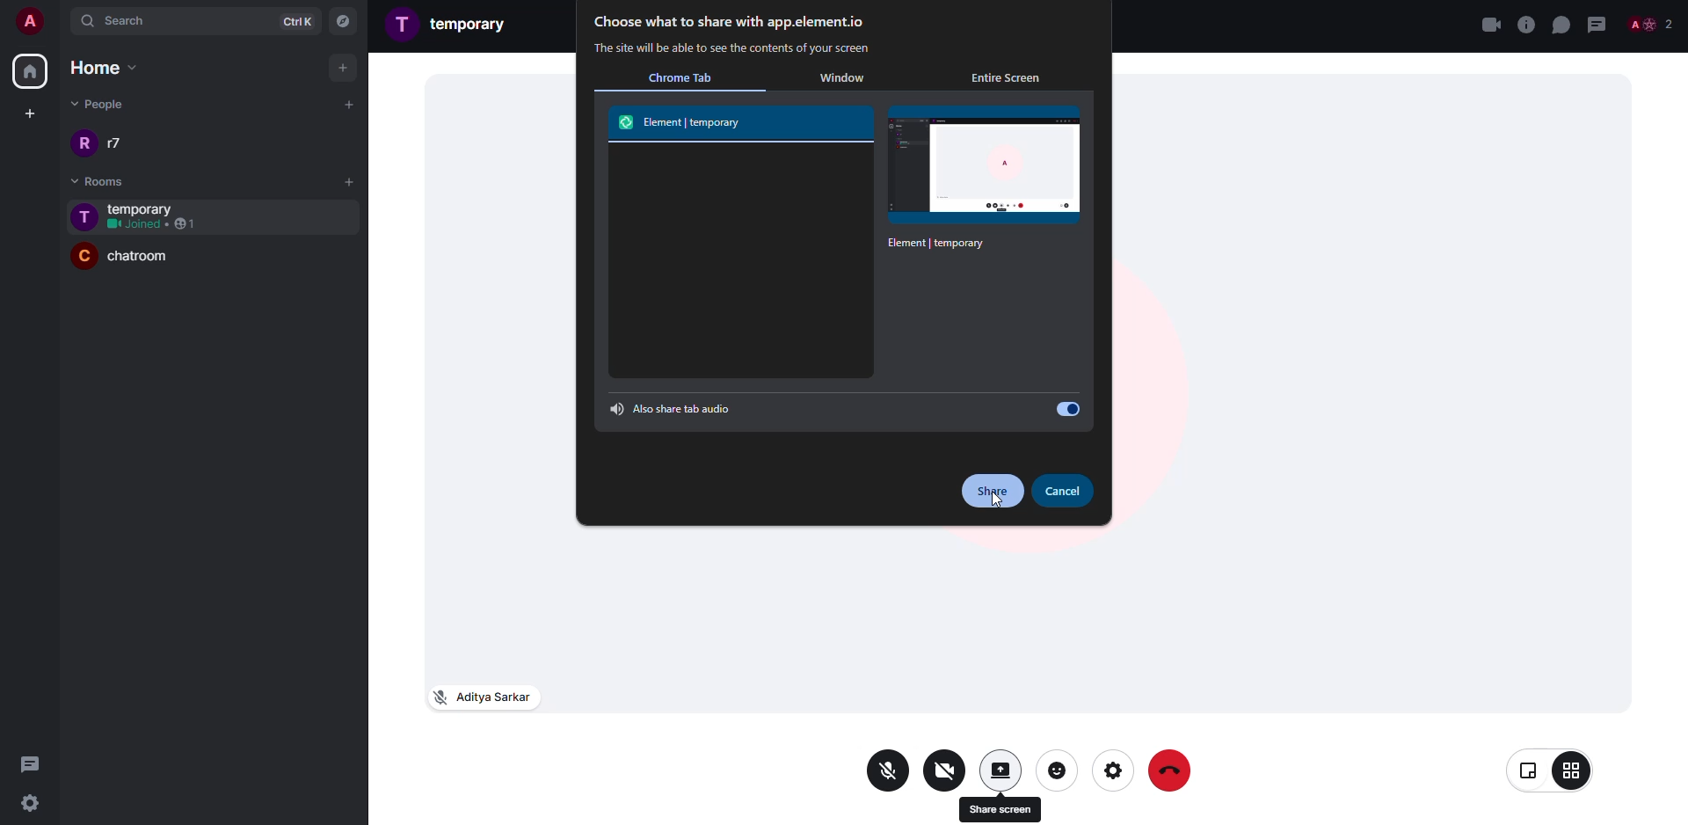  I want to click on cursor, so click(996, 501).